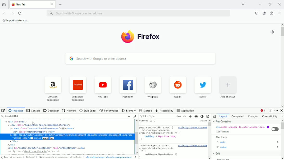  I want to click on 1 main, so click(248, 143).